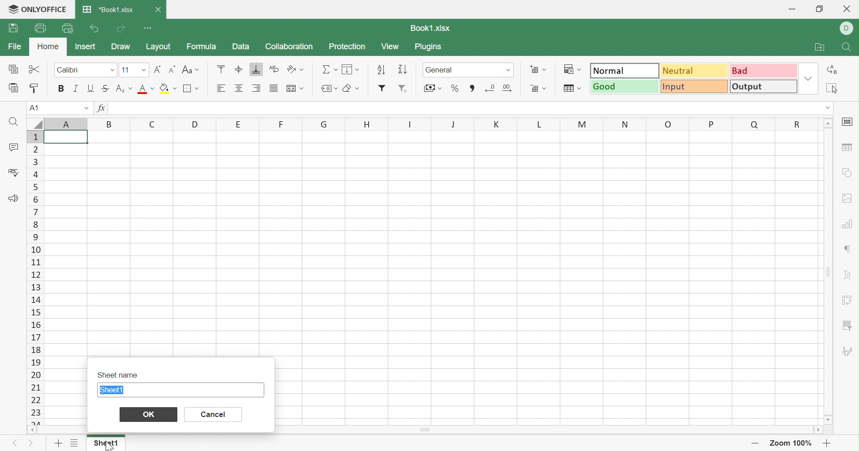 The image size is (859, 451). Describe the element at coordinates (827, 420) in the screenshot. I see `Scroll down` at that location.